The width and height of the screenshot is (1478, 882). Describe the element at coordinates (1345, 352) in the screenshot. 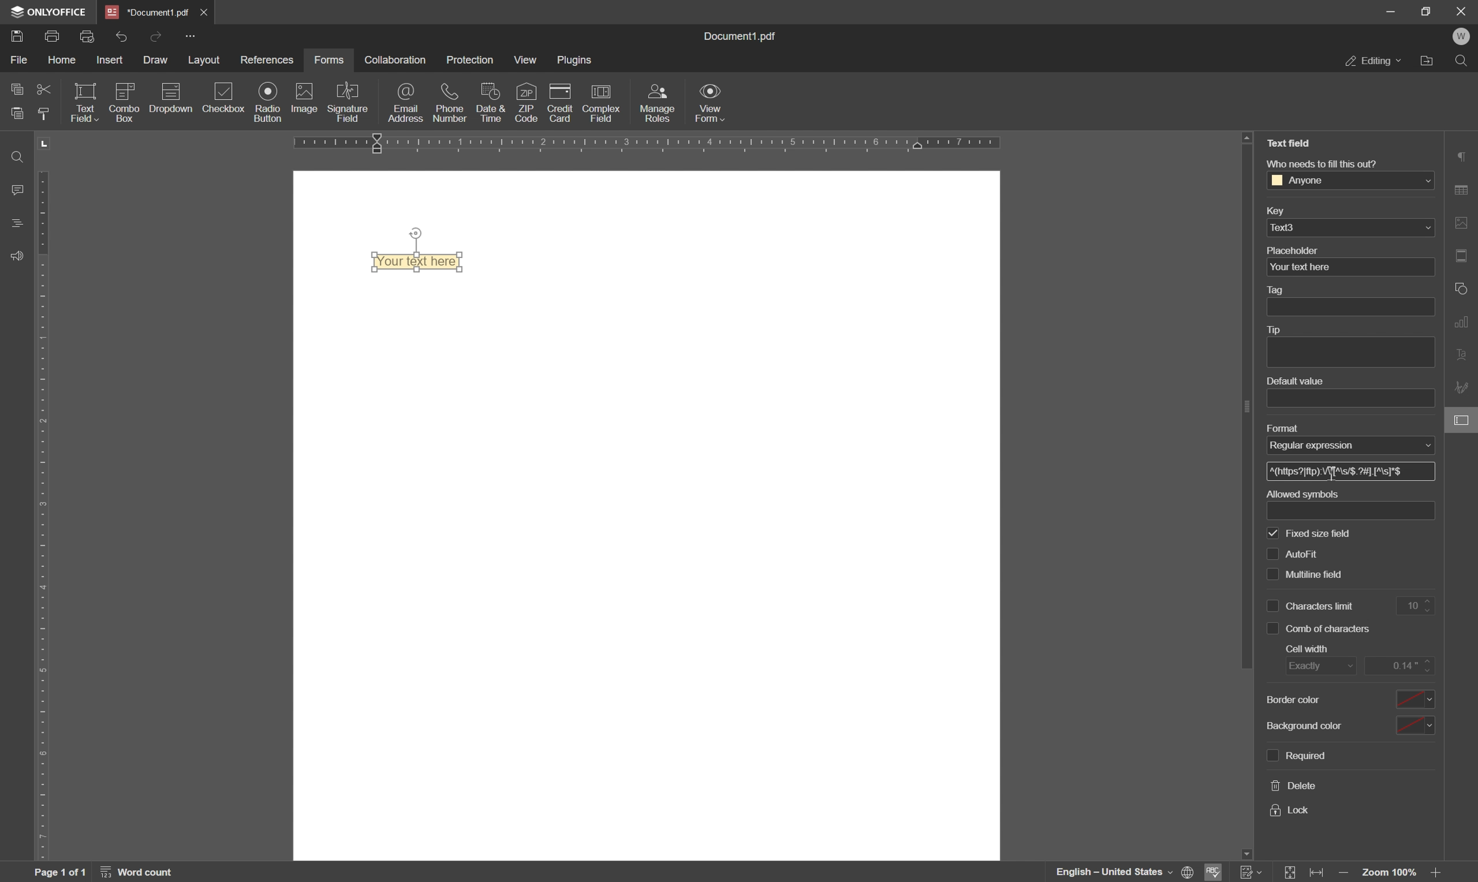

I see `tip text box` at that location.